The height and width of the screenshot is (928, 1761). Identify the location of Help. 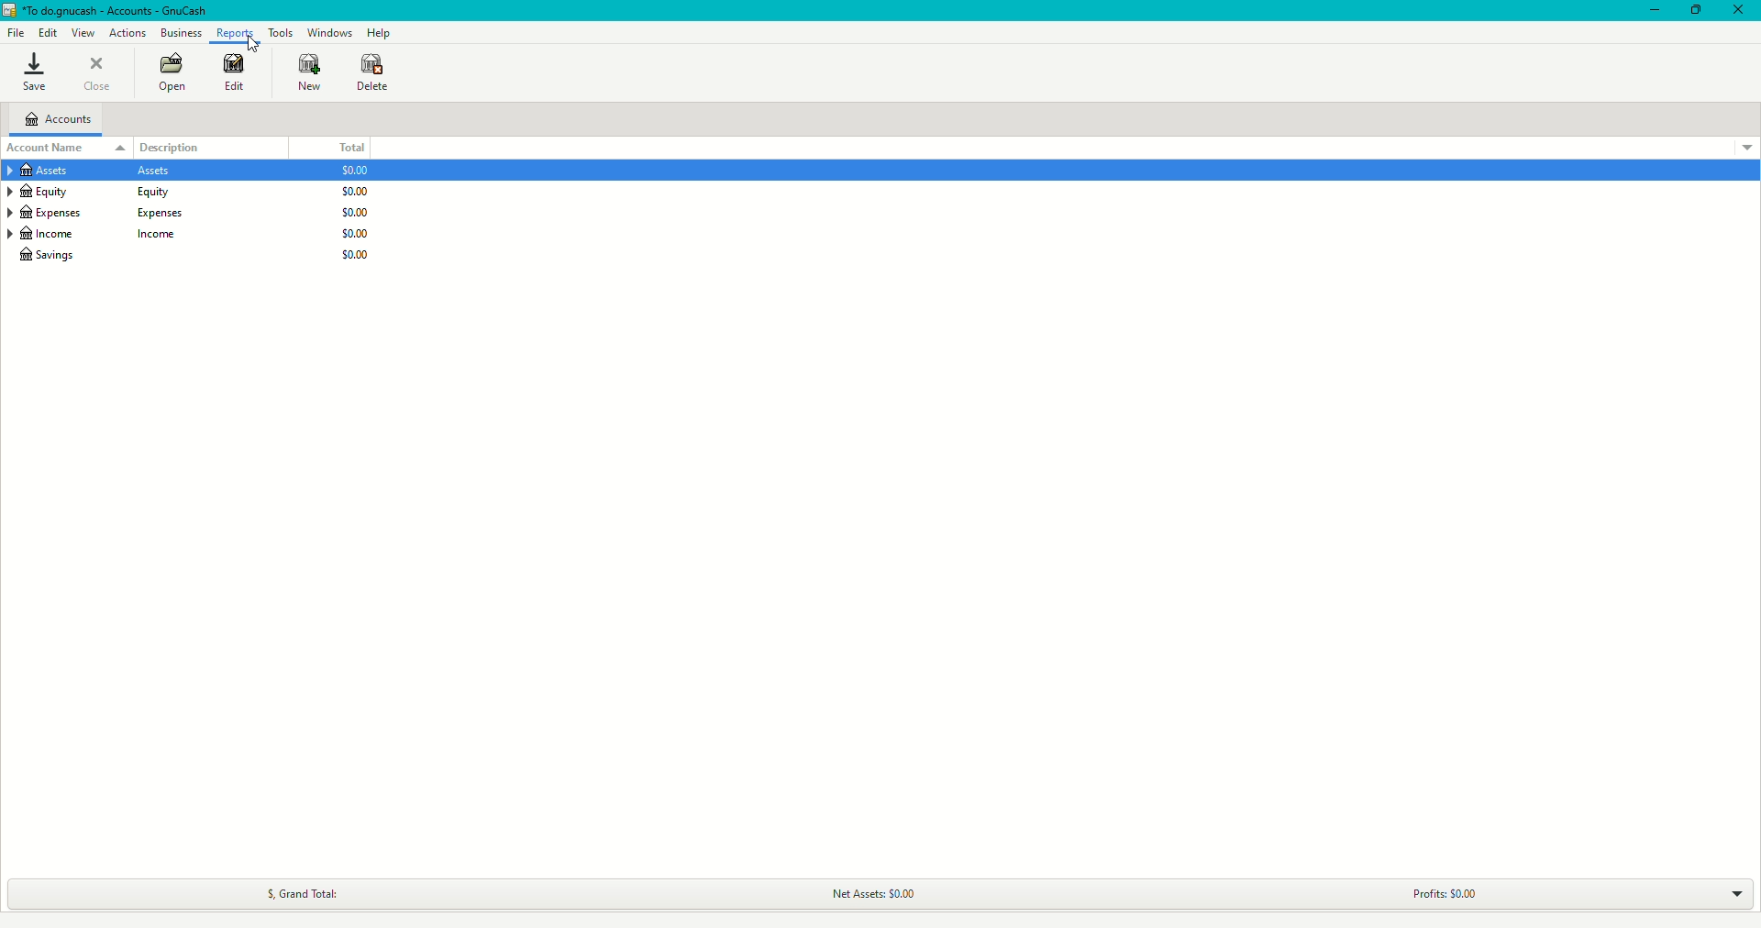
(380, 33).